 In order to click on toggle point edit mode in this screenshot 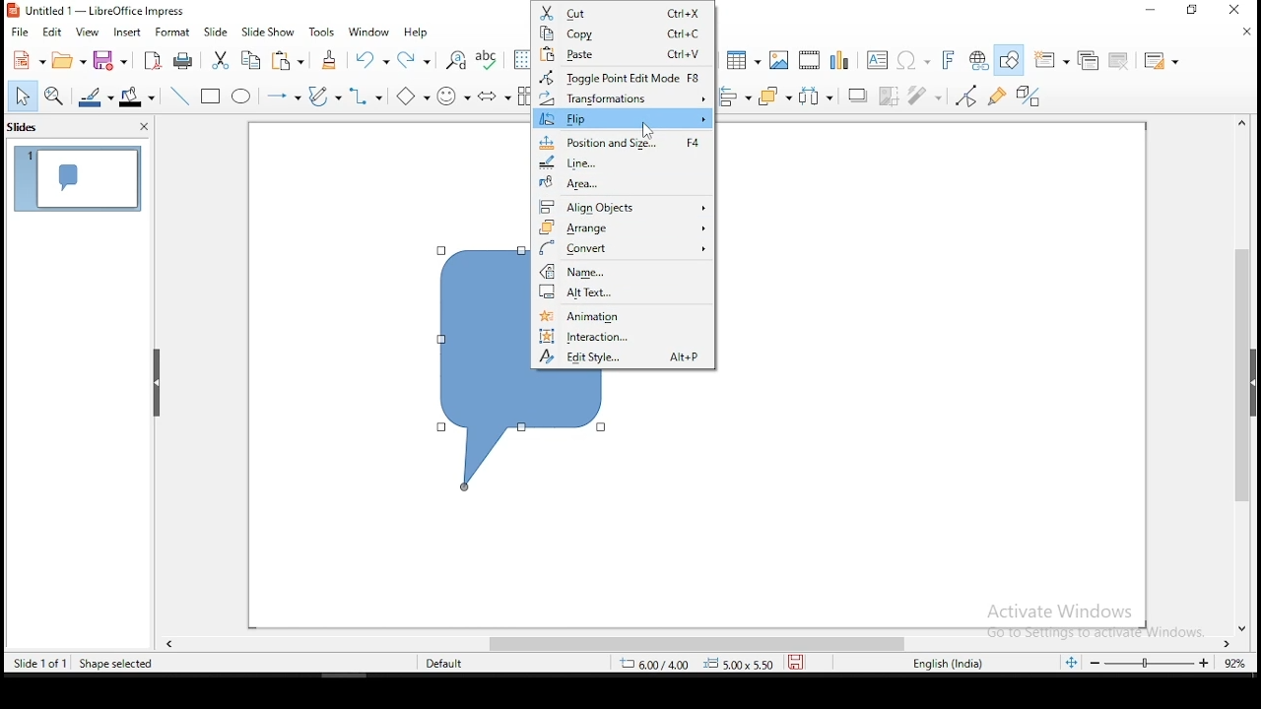, I will do `click(623, 78)`.